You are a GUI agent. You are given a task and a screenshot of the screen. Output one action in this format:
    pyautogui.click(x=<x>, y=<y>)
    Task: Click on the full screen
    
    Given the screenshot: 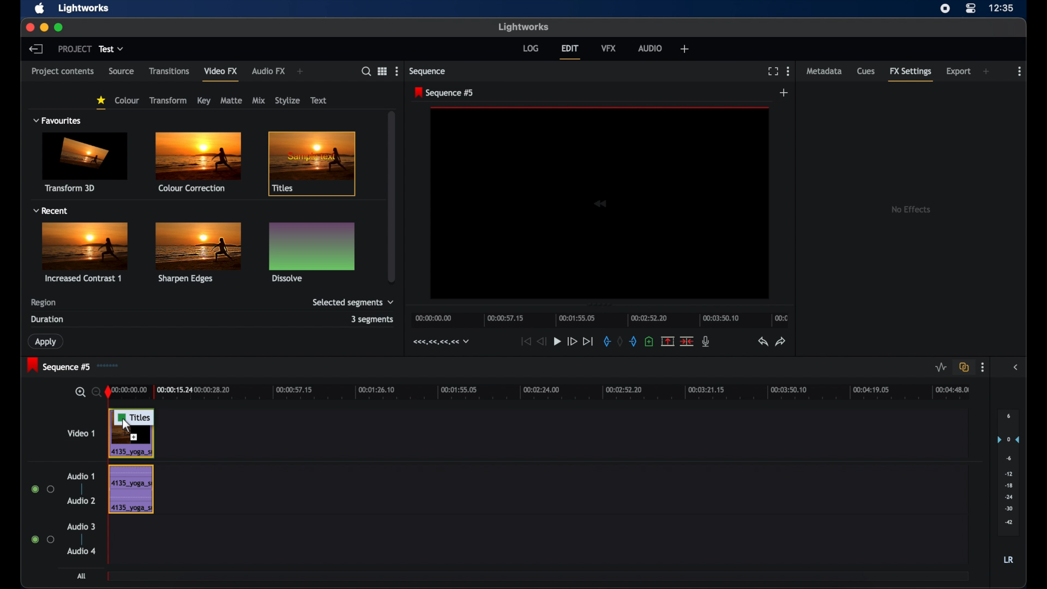 What is the action you would take?
    pyautogui.click(x=773, y=71)
    